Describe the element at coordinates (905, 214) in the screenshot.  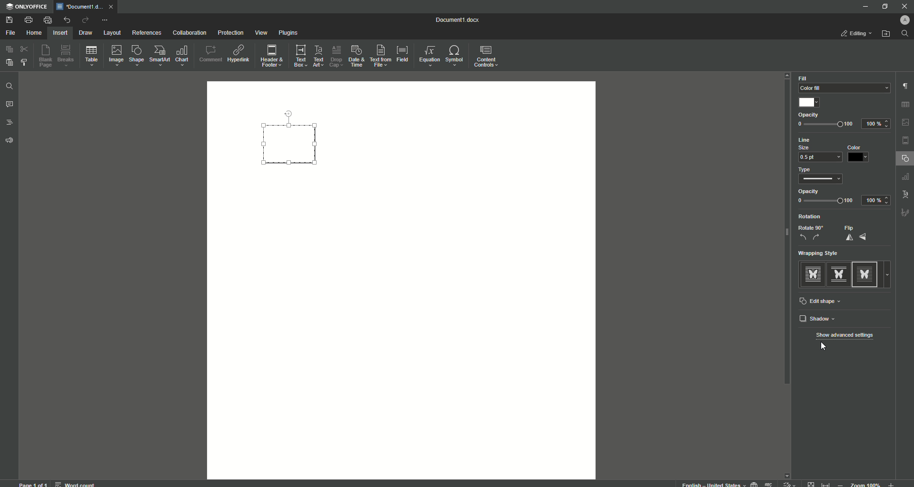
I see `signature` at that location.